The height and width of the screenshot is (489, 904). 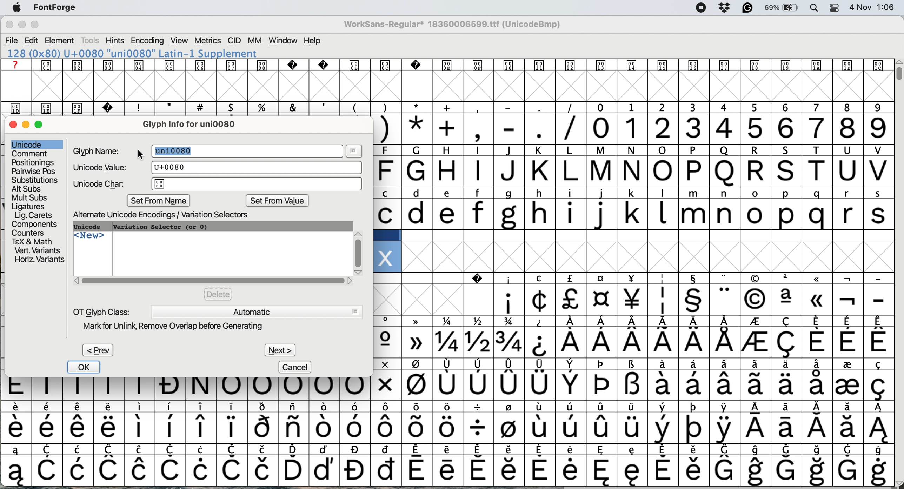 What do you see at coordinates (634, 365) in the screenshot?
I see `special characters` at bounding box center [634, 365].